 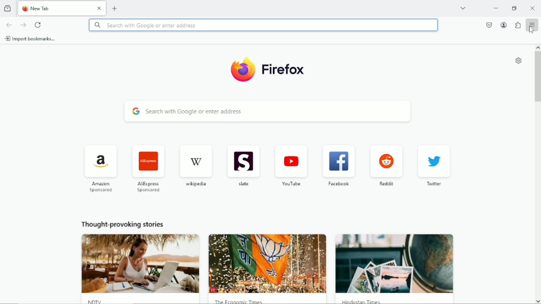 What do you see at coordinates (462, 8) in the screenshot?
I see `list all tabs` at bounding box center [462, 8].